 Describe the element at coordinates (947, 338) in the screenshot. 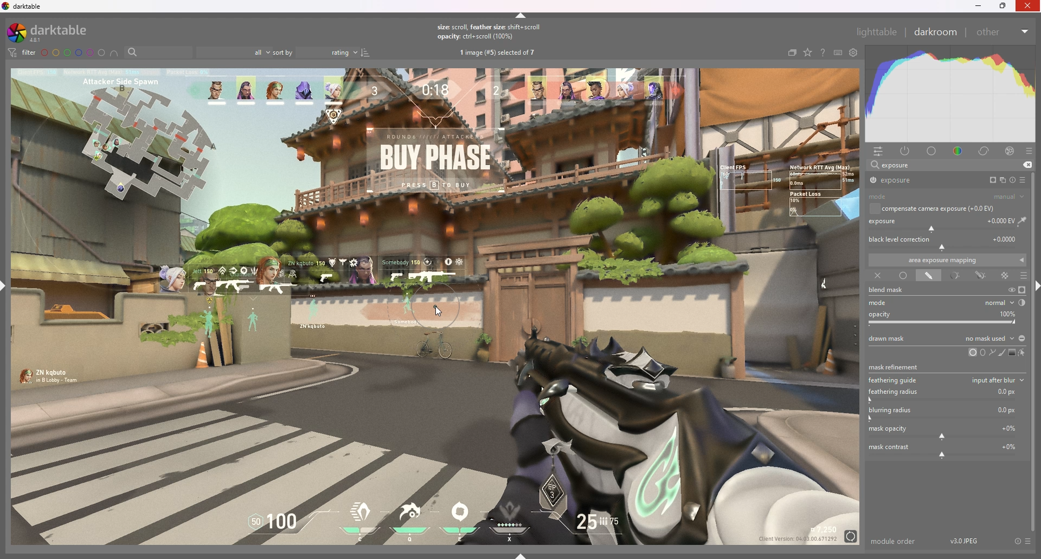

I see `drawn mask` at that location.